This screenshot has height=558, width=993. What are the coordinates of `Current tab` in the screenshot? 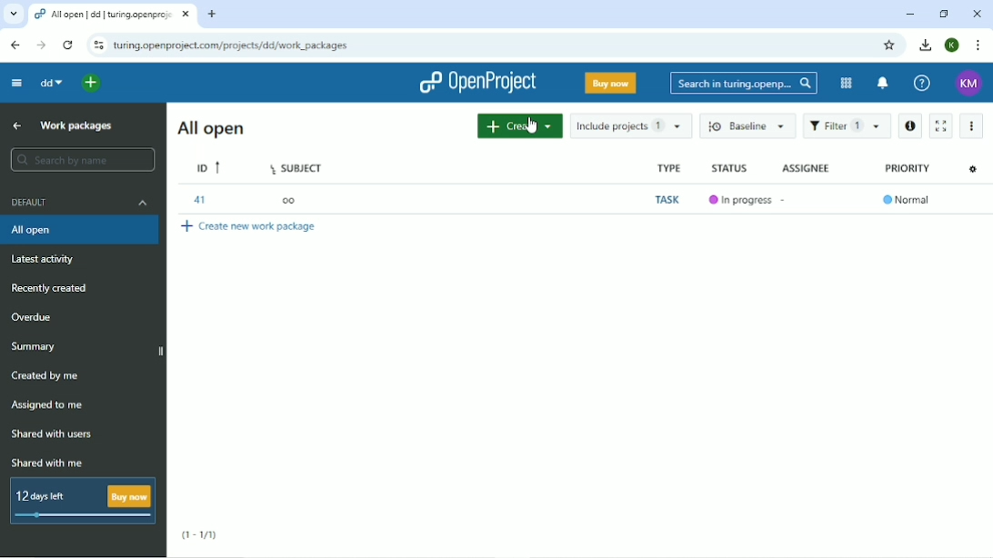 It's located at (113, 15).